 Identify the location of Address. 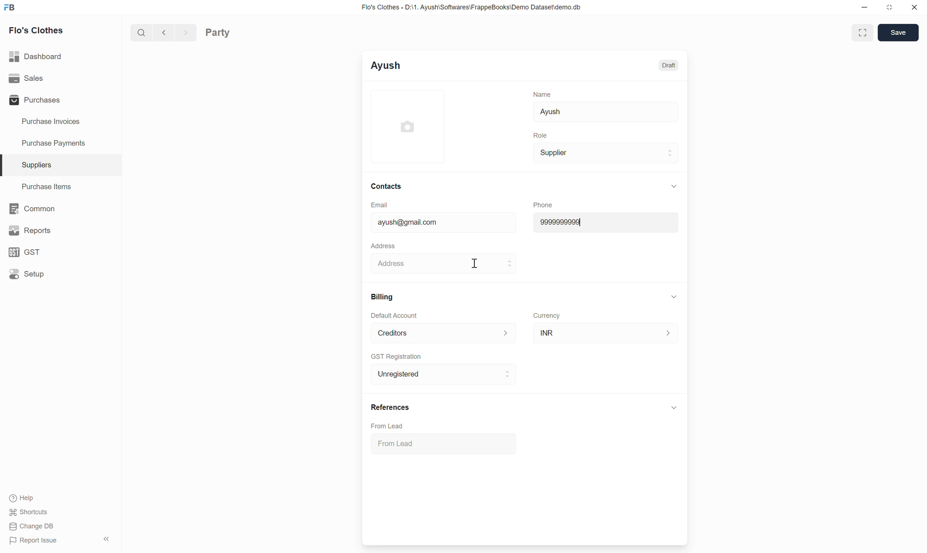
(383, 246).